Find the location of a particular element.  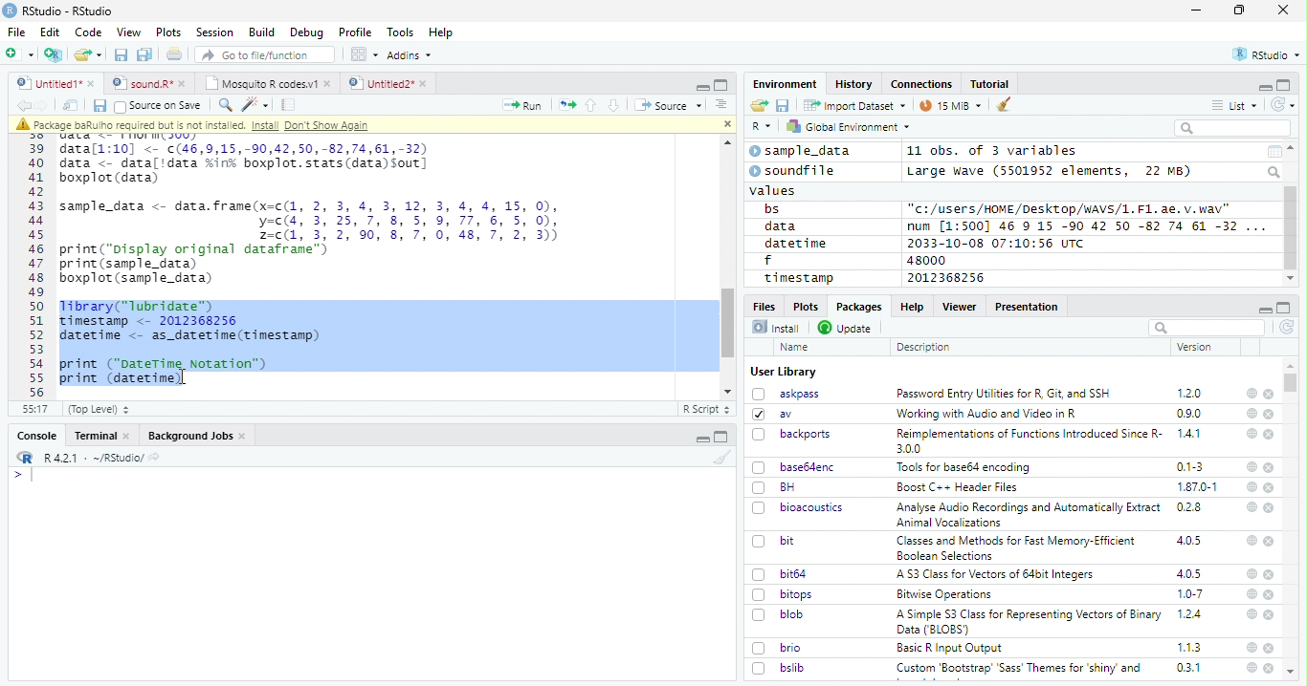

Calendar is located at coordinates (1274, 152).